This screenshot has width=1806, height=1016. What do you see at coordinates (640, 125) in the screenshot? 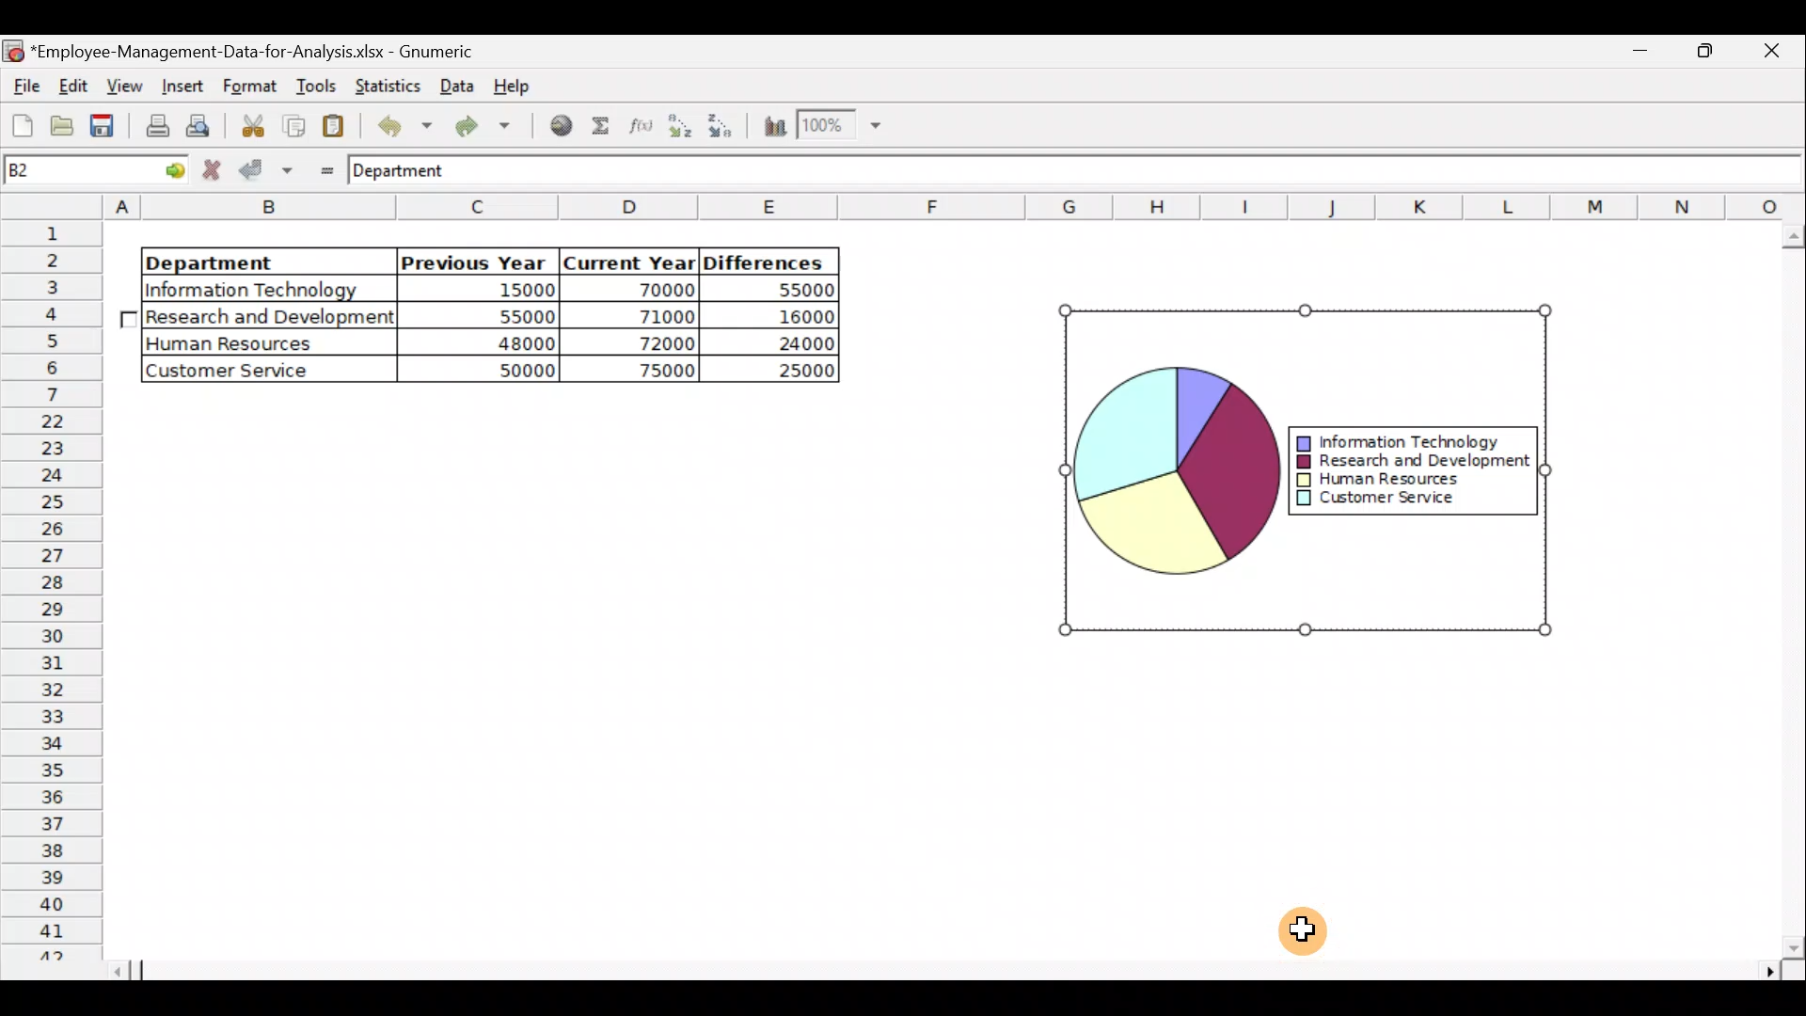
I see `Edit a function in the current cell` at bounding box center [640, 125].